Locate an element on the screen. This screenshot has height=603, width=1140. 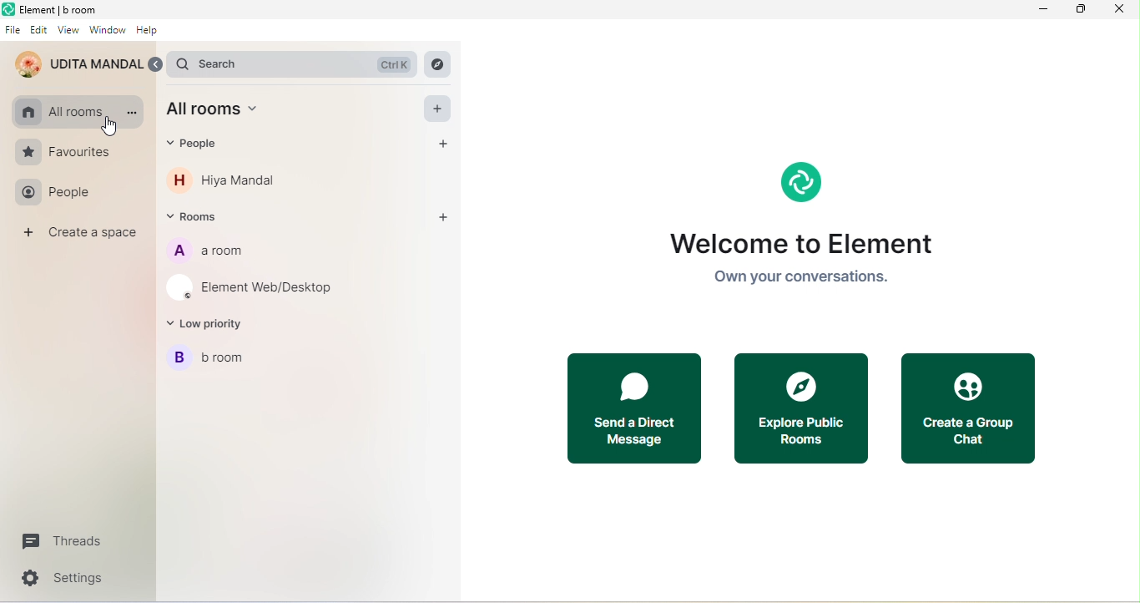
hiya mandal is located at coordinates (241, 180).